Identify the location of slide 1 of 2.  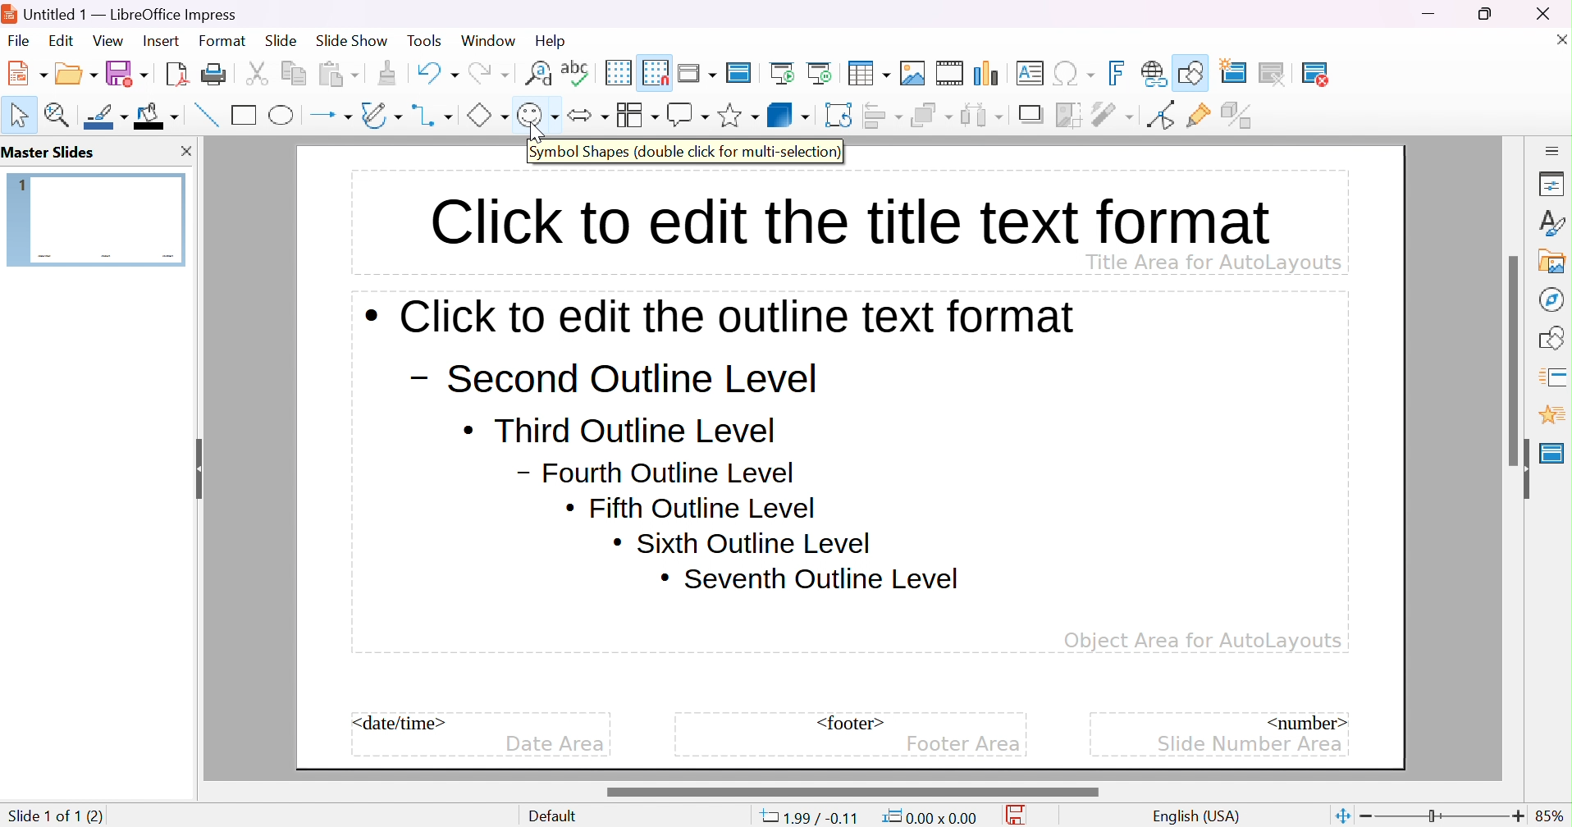
(45, 816).